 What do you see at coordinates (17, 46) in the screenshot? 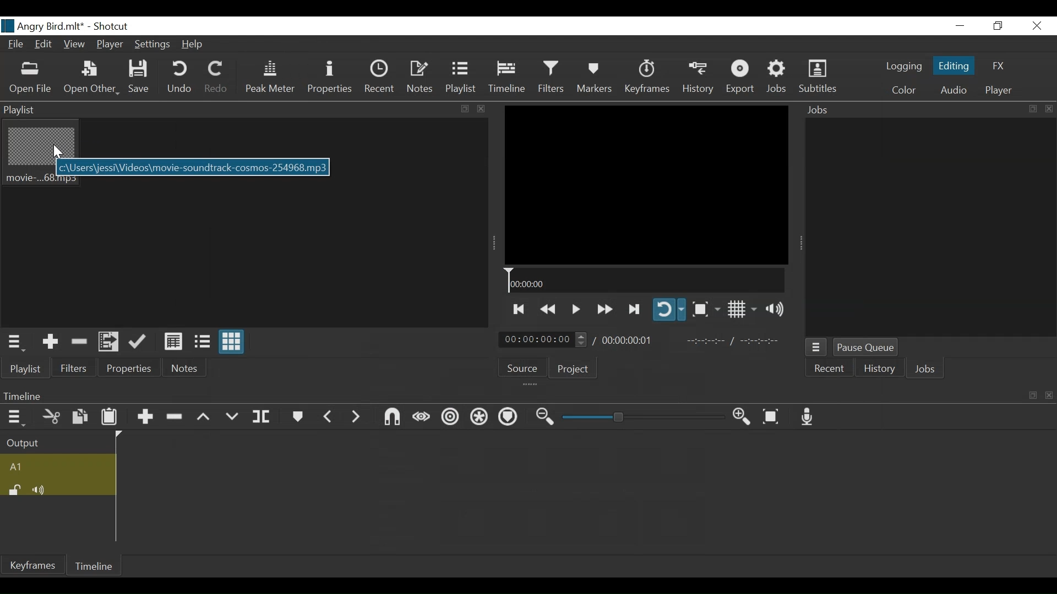
I see `File` at bounding box center [17, 46].